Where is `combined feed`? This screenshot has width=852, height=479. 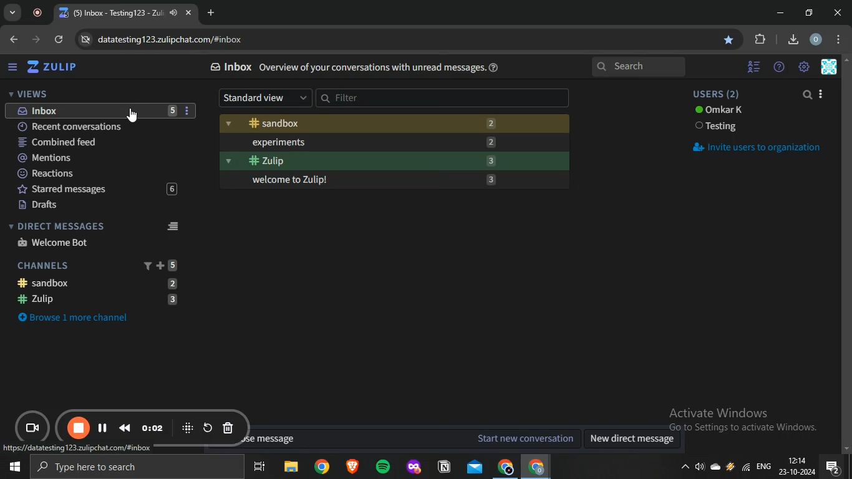
combined feed is located at coordinates (97, 143).